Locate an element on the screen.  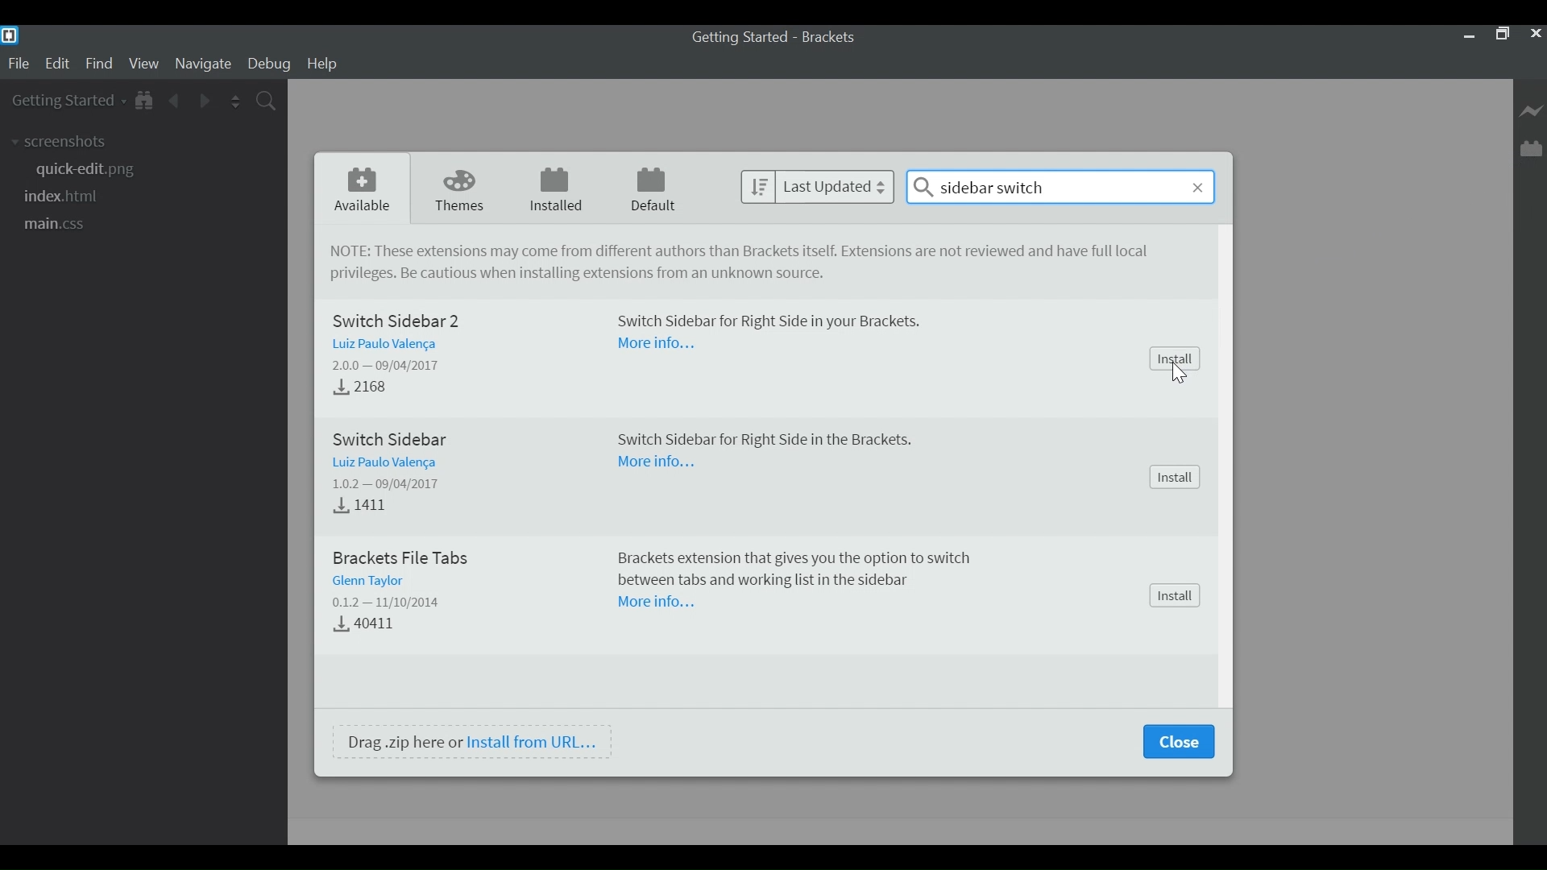
Themes is located at coordinates (455, 188).